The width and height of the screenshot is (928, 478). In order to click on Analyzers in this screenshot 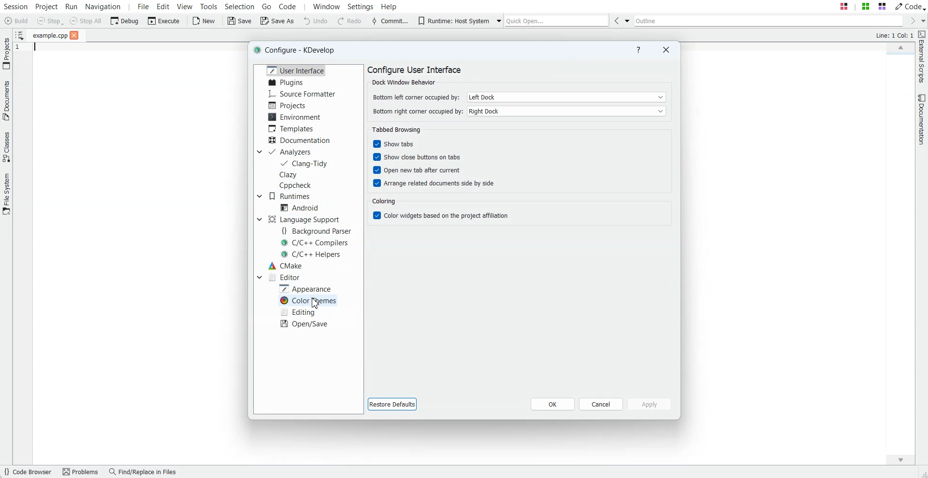, I will do `click(292, 152)`.